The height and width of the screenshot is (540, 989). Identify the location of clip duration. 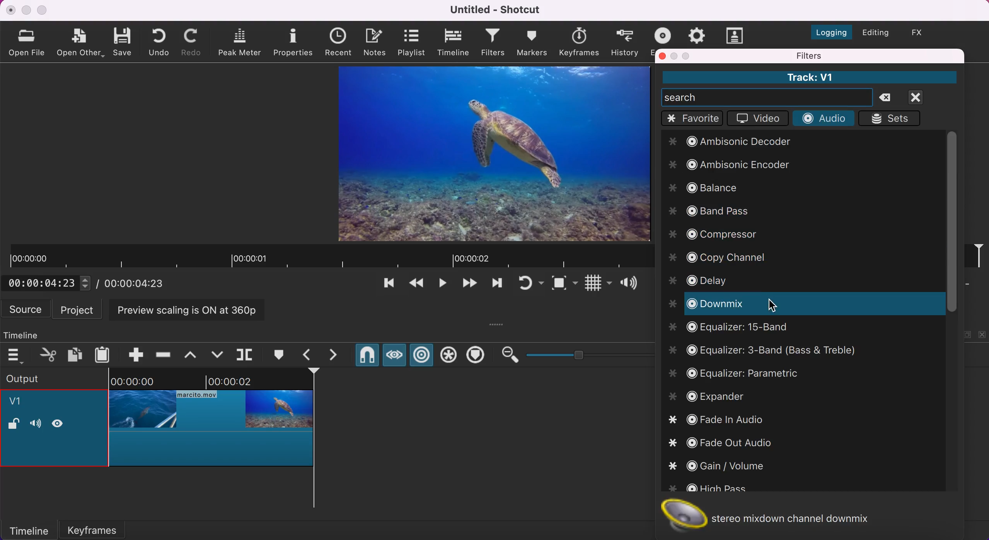
(329, 257).